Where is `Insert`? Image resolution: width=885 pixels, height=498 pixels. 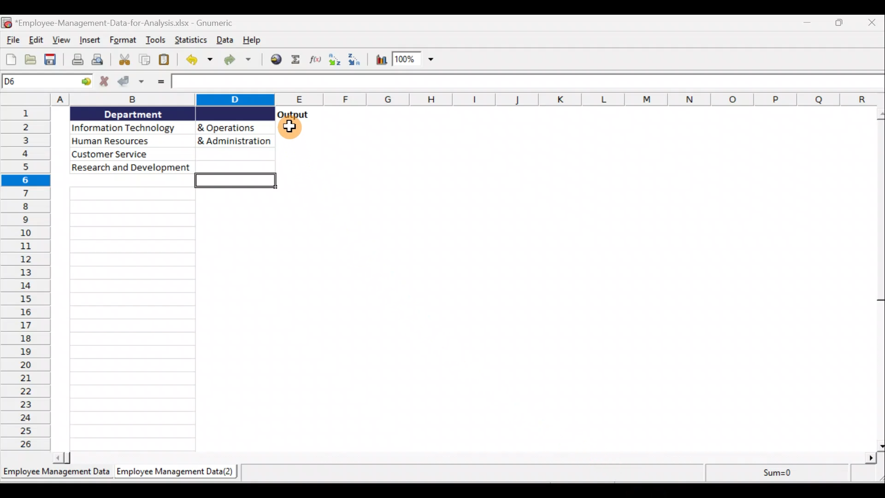
Insert is located at coordinates (89, 39).